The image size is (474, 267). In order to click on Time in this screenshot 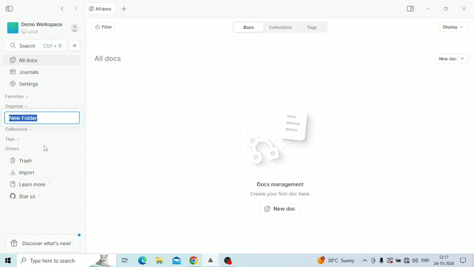, I will do `click(444, 257)`.